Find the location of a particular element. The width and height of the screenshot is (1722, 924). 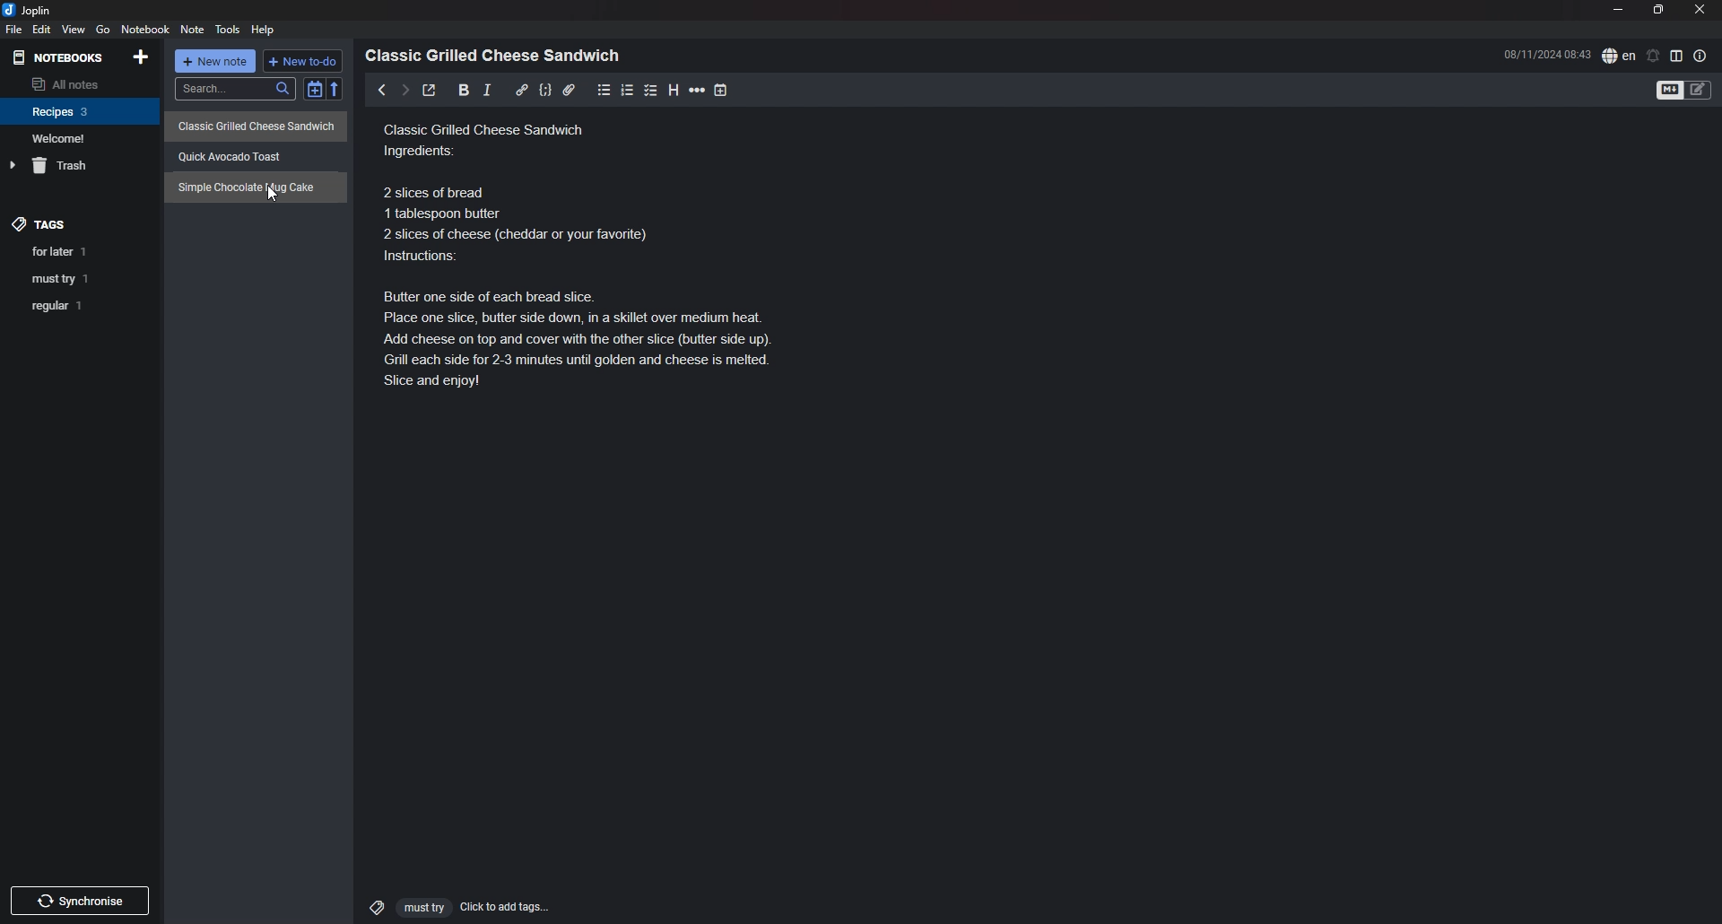

toggle editor is located at coordinates (1685, 92).